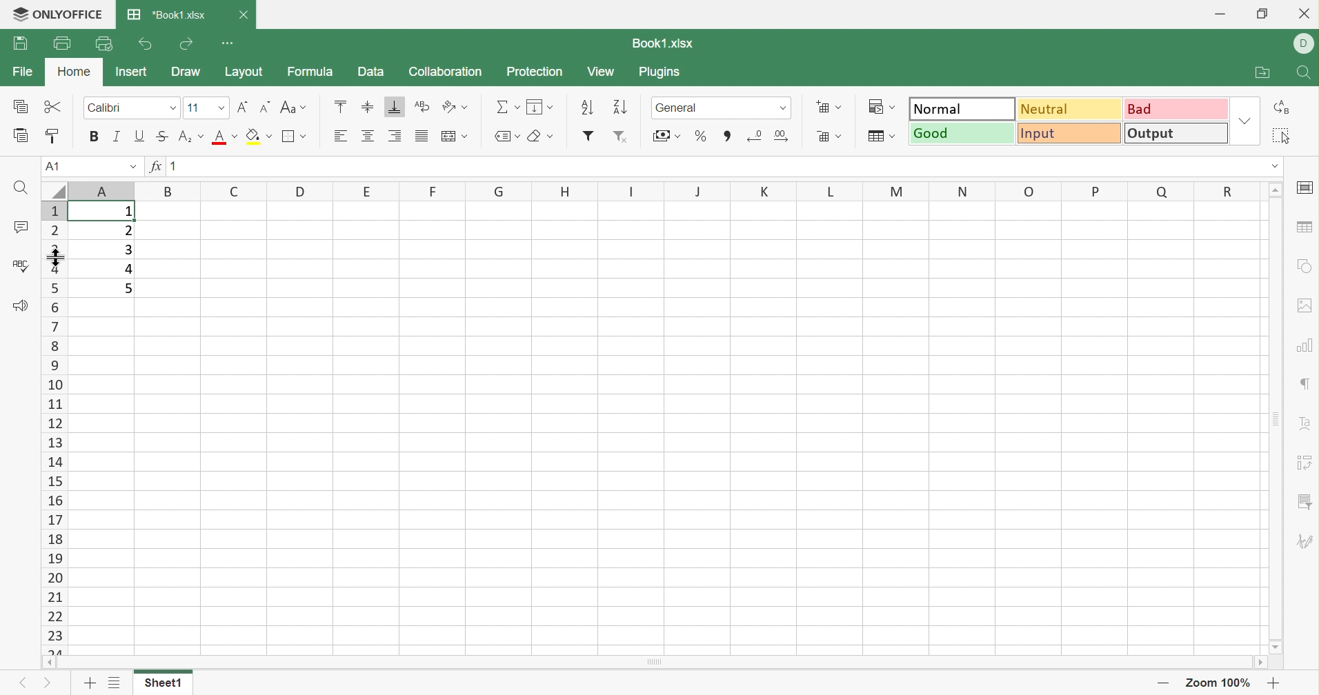 The height and width of the screenshot is (695, 1319). I want to click on Named ranges, so click(499, 139).